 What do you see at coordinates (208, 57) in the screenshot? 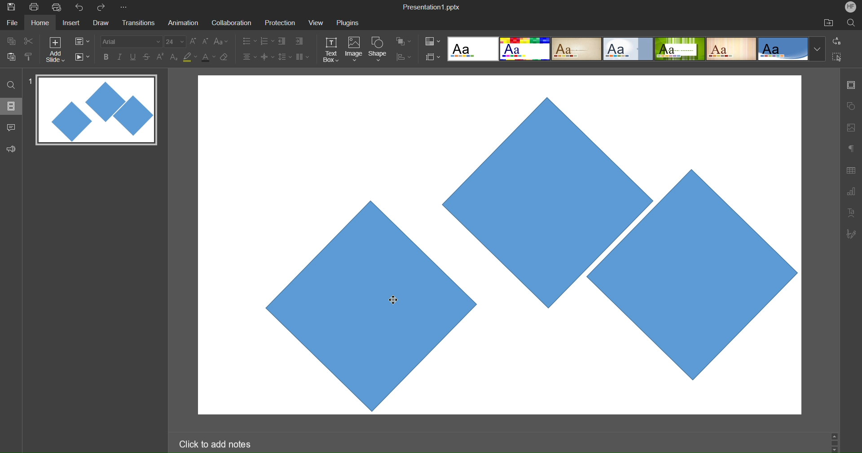
I see `Text Color` at bounding box center [208, 57].